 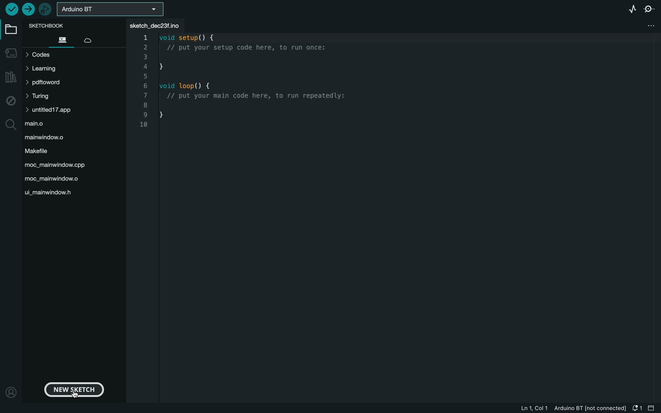 What do you see at coordinates (42, 96) in the screenshot?
I see `turning` at bounding box center [42, 96].